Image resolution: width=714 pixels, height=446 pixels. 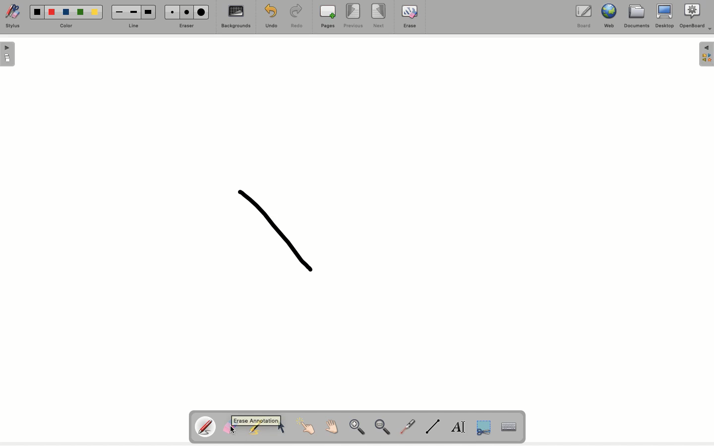 What do you see at coordinates (256, 421) in the screenshot?
I see `tool tip` at bounding box center [256, 421].